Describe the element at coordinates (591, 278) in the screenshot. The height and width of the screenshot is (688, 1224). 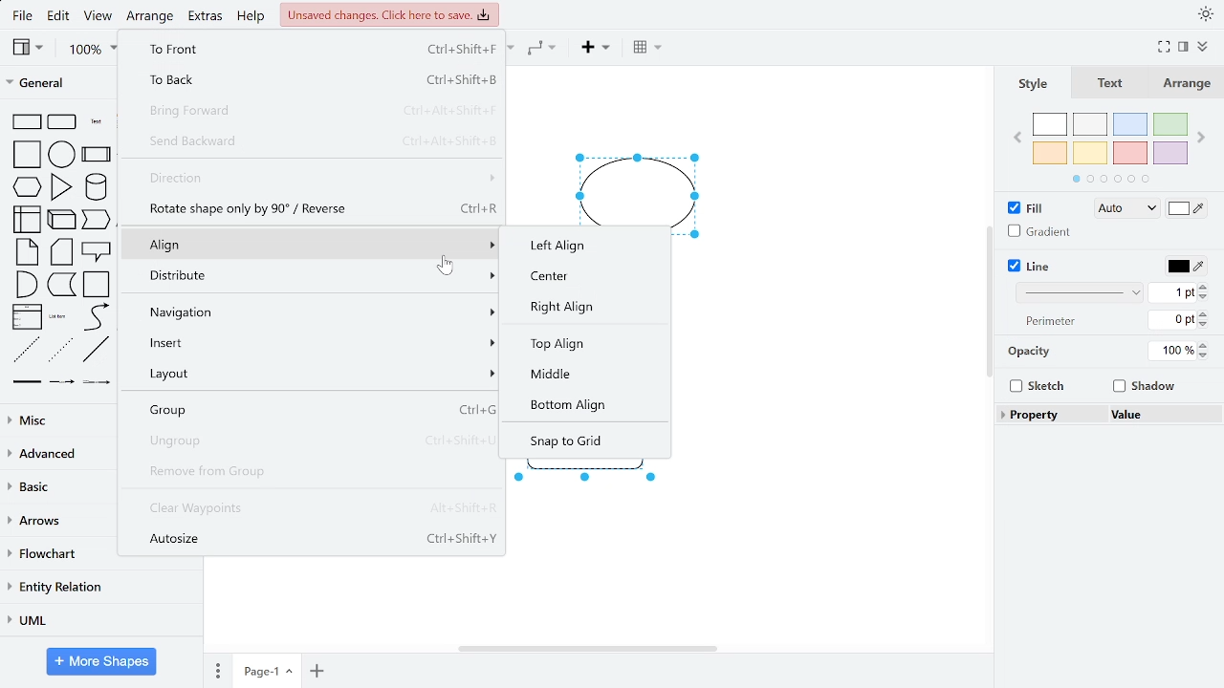
I see `center` at that location.